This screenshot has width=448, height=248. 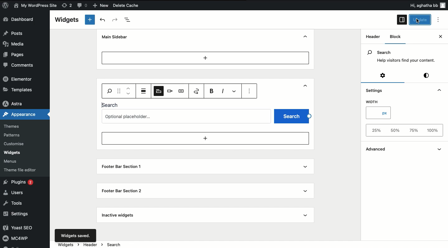 I want to click on Plugins 2, so click(x=21, y=183).